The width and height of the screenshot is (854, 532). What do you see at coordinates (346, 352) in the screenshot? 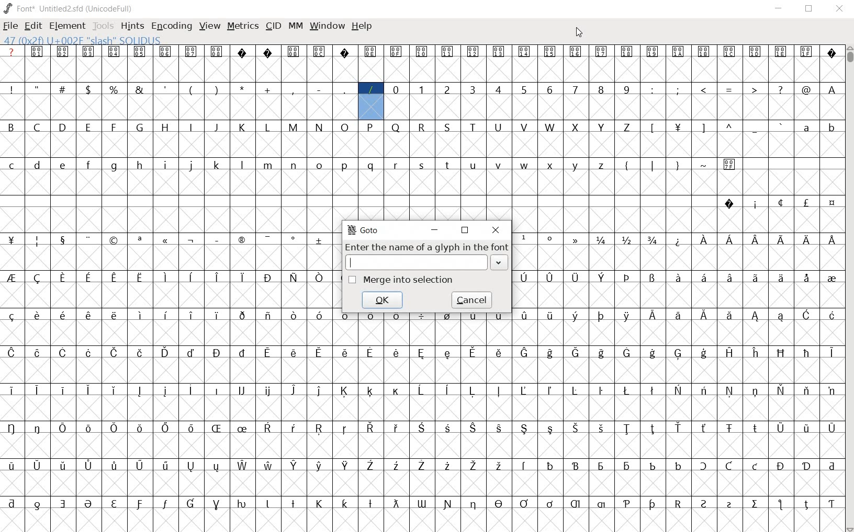
I see `glyph` at bounding box center [346, 352].